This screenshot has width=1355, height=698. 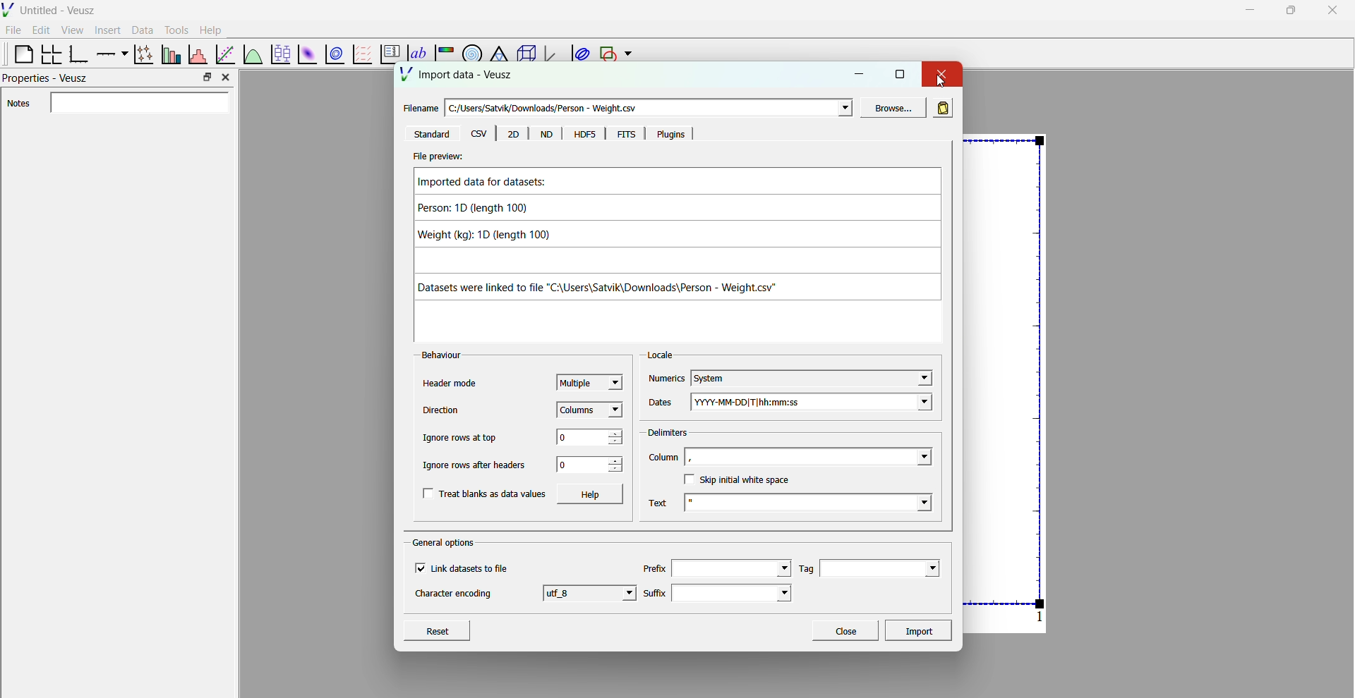 I want to click on data, so click(x=140, y=30).